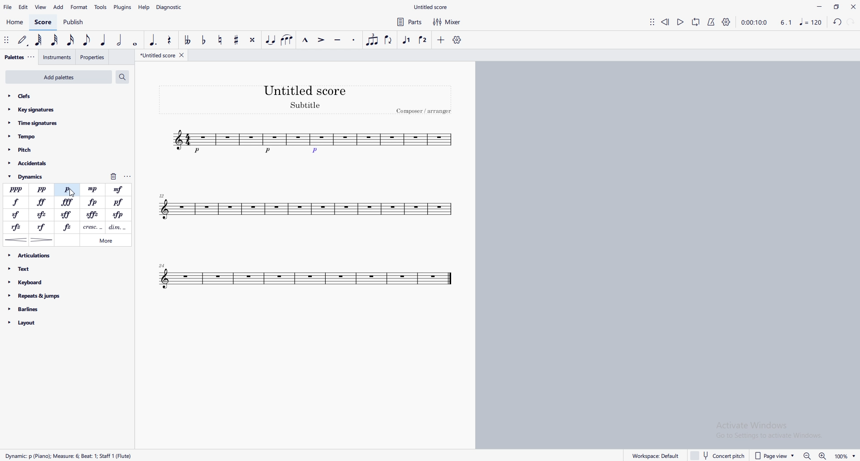 This screenshot has width=860, height=461. Describe the element at coordinates (271, 41) in the screenshot. I see `tie` at that location.